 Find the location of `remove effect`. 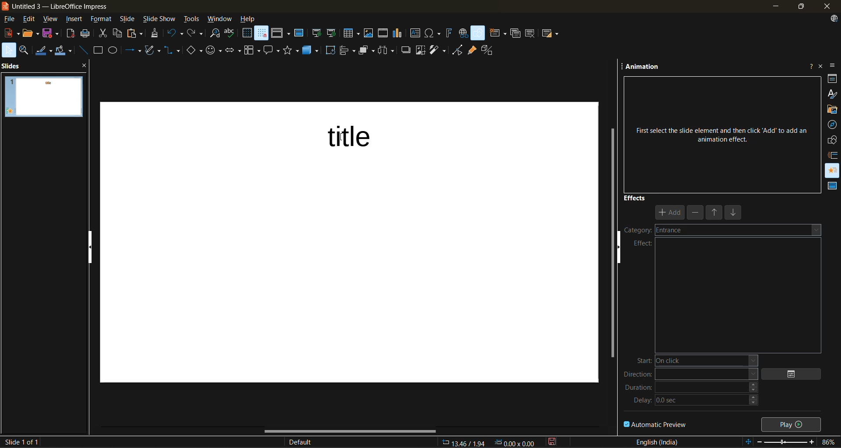

remove effect is located at coordinates (696, 212).